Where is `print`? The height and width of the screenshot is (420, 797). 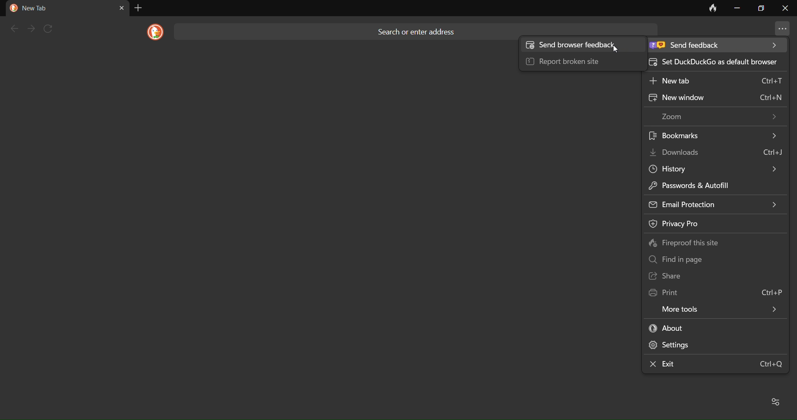 print is located at coordinates (716, 291).